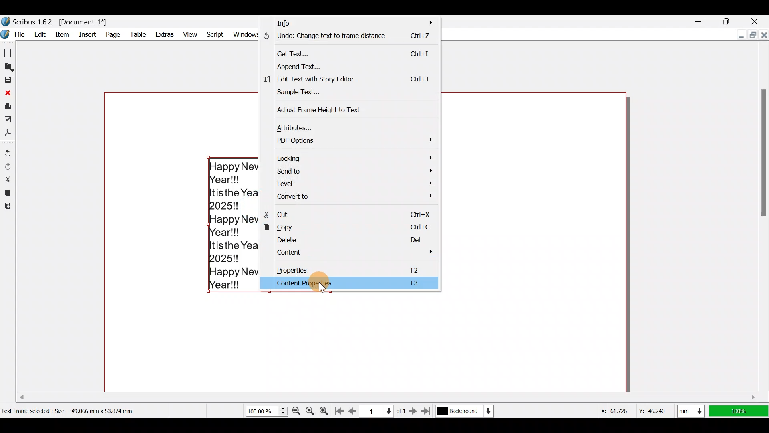 Image resolution: width=769 pixels, height=433 pixels. Describe the element at coordinates (246, 32) in the screenshot. I see `Windows` at that location.